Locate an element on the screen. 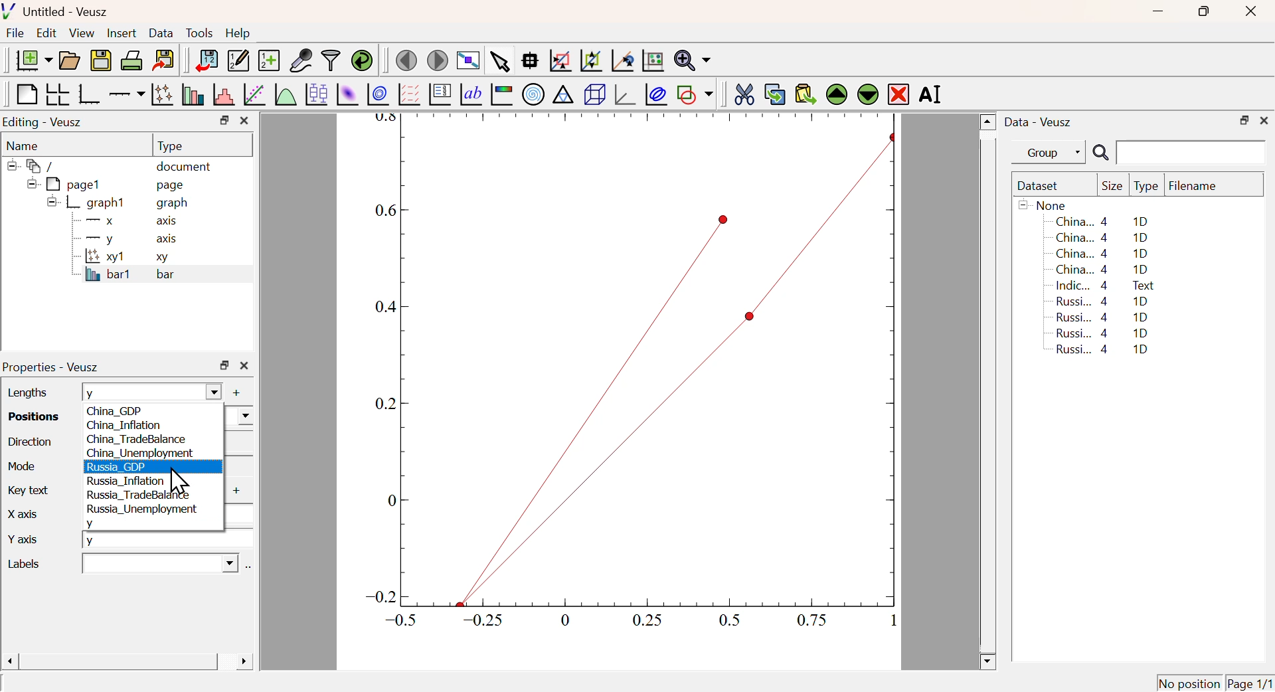 The width and height of the screenshot is (1275, 692). Click to reset graph axes is located at coordinates (620, 61).